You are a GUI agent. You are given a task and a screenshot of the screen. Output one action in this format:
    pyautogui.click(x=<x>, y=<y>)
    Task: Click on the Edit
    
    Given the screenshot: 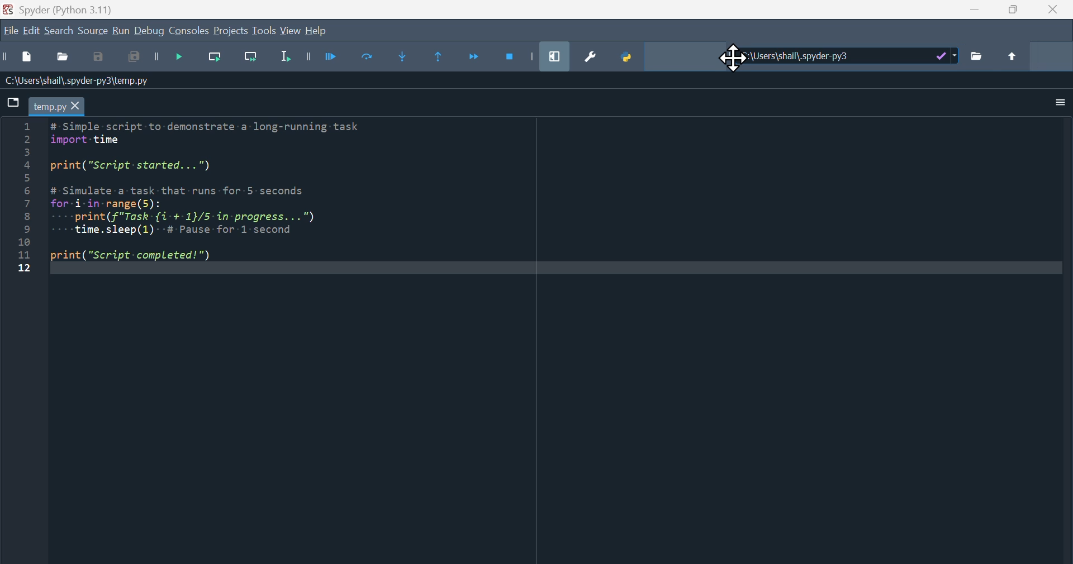 What is the action you would take?
    pyautogui.click(x=33, y=31)
    